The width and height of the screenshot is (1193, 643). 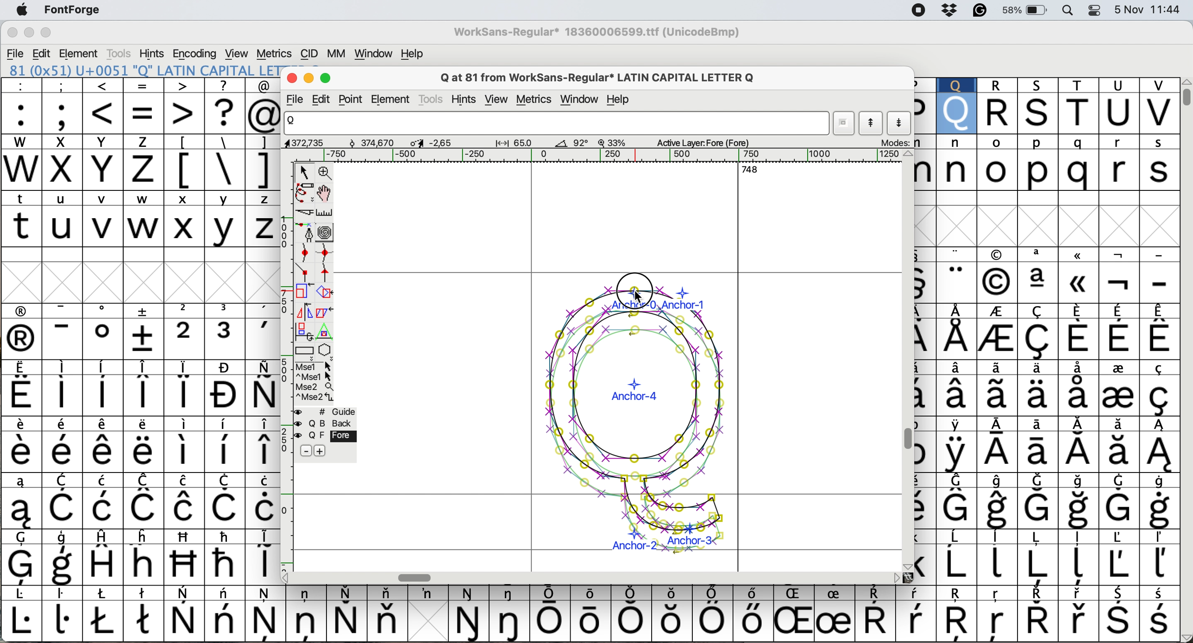 What do you see at coordinates (1046, 160) in the screenshot?
I see `lowercase letters` at bounding box center [1046, 160].